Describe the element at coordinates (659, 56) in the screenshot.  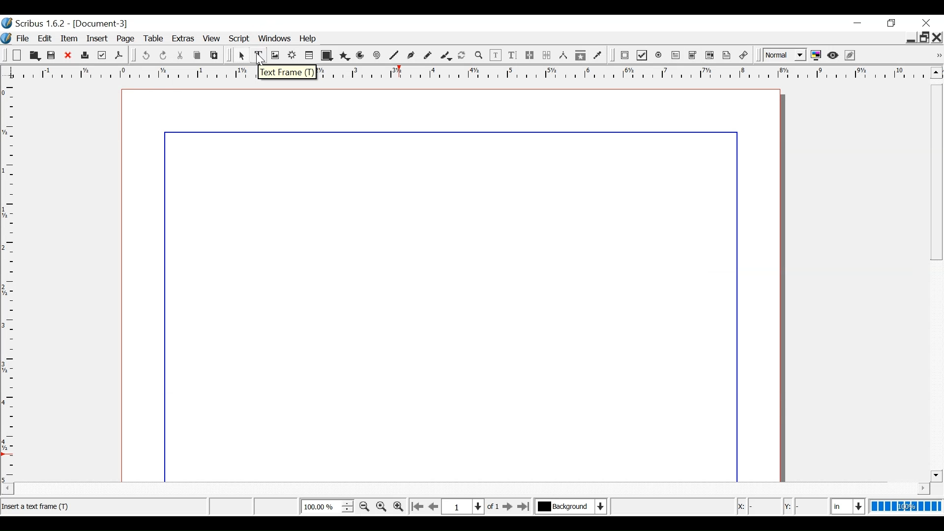
I see `PDF Radio Button` at that location.